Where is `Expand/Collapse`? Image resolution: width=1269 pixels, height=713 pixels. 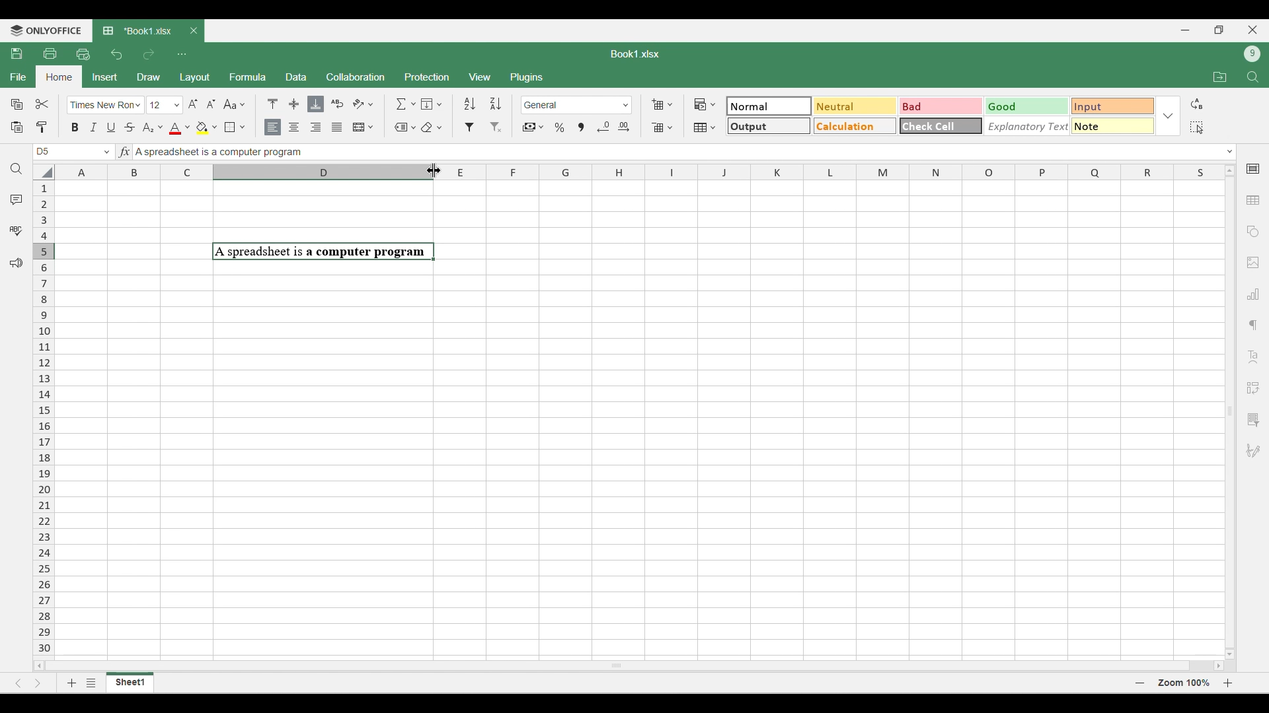 Expand/Collapse is located at coordinates (1168, 116).